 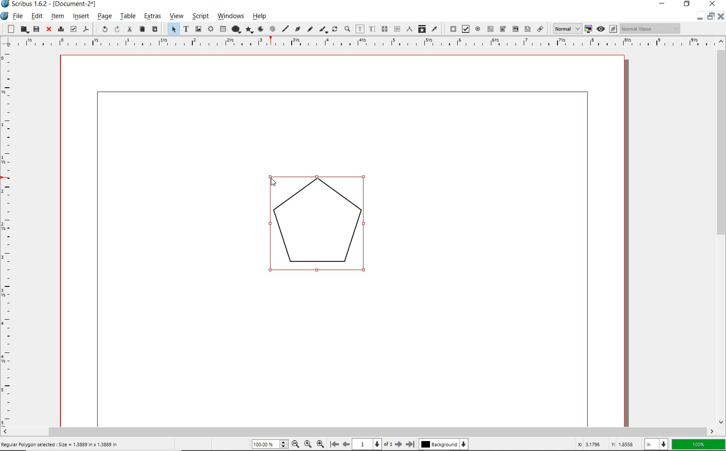 What do you see at coordinates (296, 444) in the screenshot?
I see `zoom out` at bounding box center [296, 444].